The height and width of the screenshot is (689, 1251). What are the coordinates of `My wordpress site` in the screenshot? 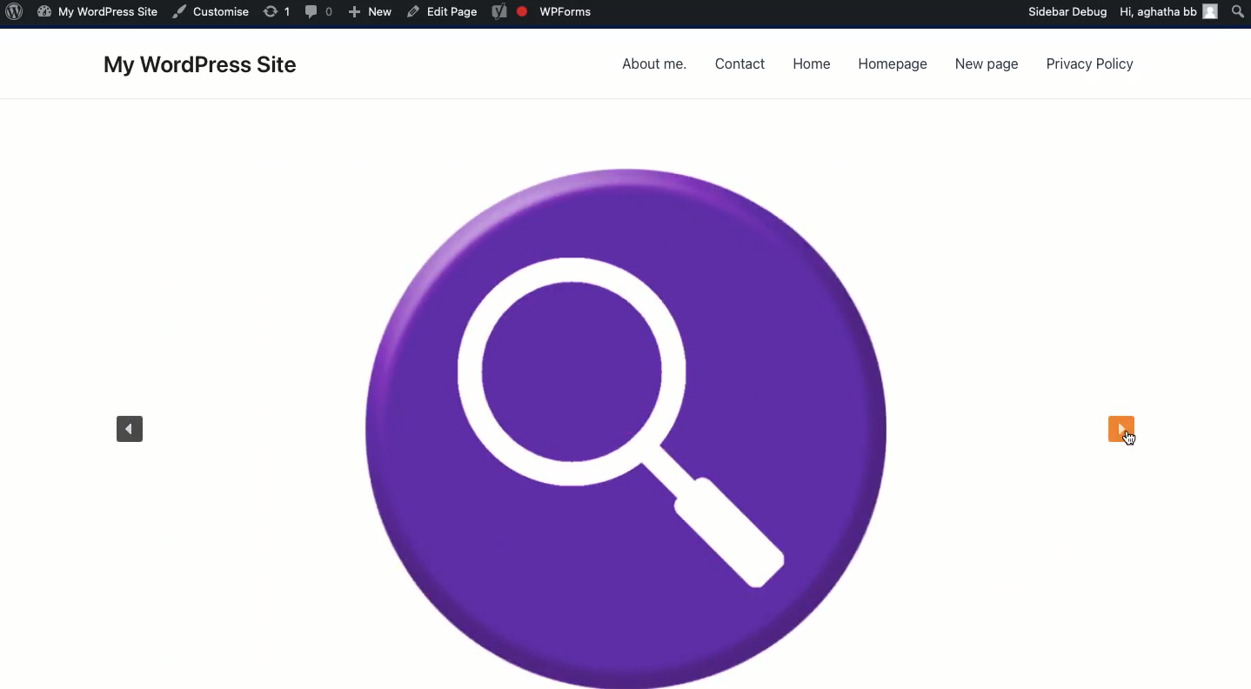 It's located at (209, 67).